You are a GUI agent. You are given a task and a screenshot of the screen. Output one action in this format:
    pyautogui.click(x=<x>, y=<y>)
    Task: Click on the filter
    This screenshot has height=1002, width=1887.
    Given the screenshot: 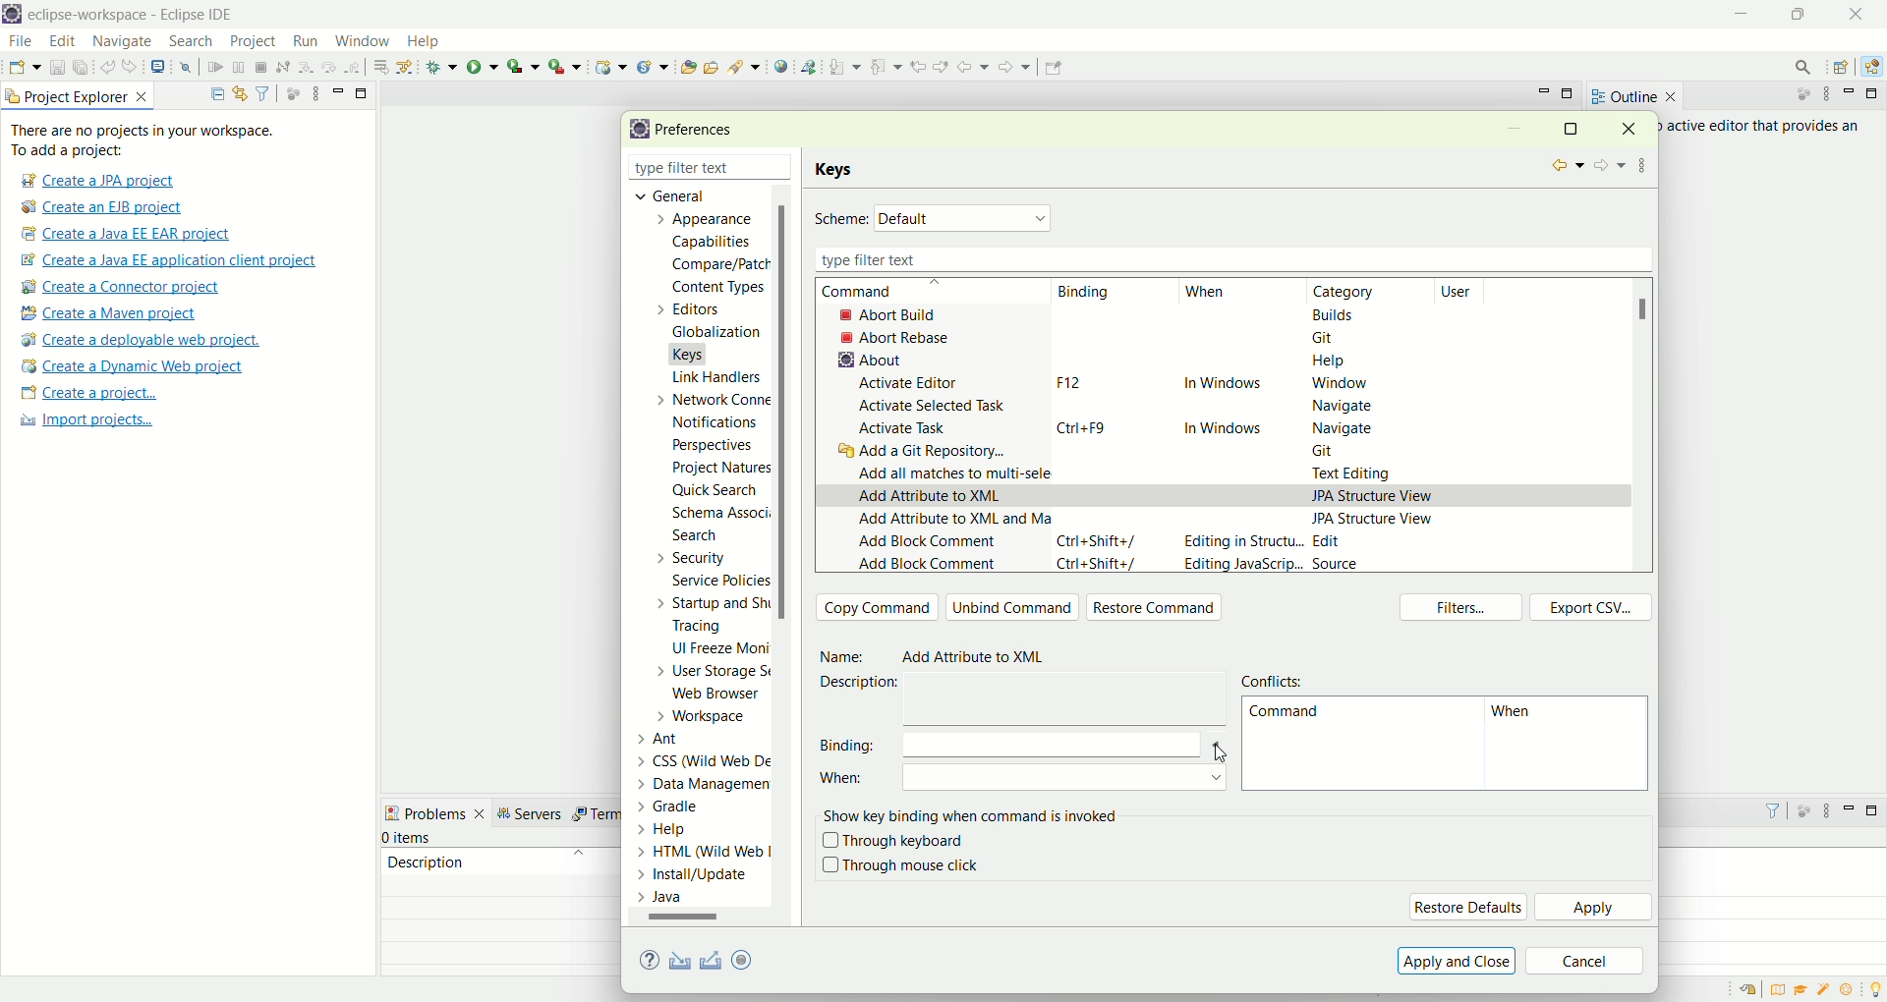 What is the action you would take?
    pyautogui.click(x=262, y=92)
    